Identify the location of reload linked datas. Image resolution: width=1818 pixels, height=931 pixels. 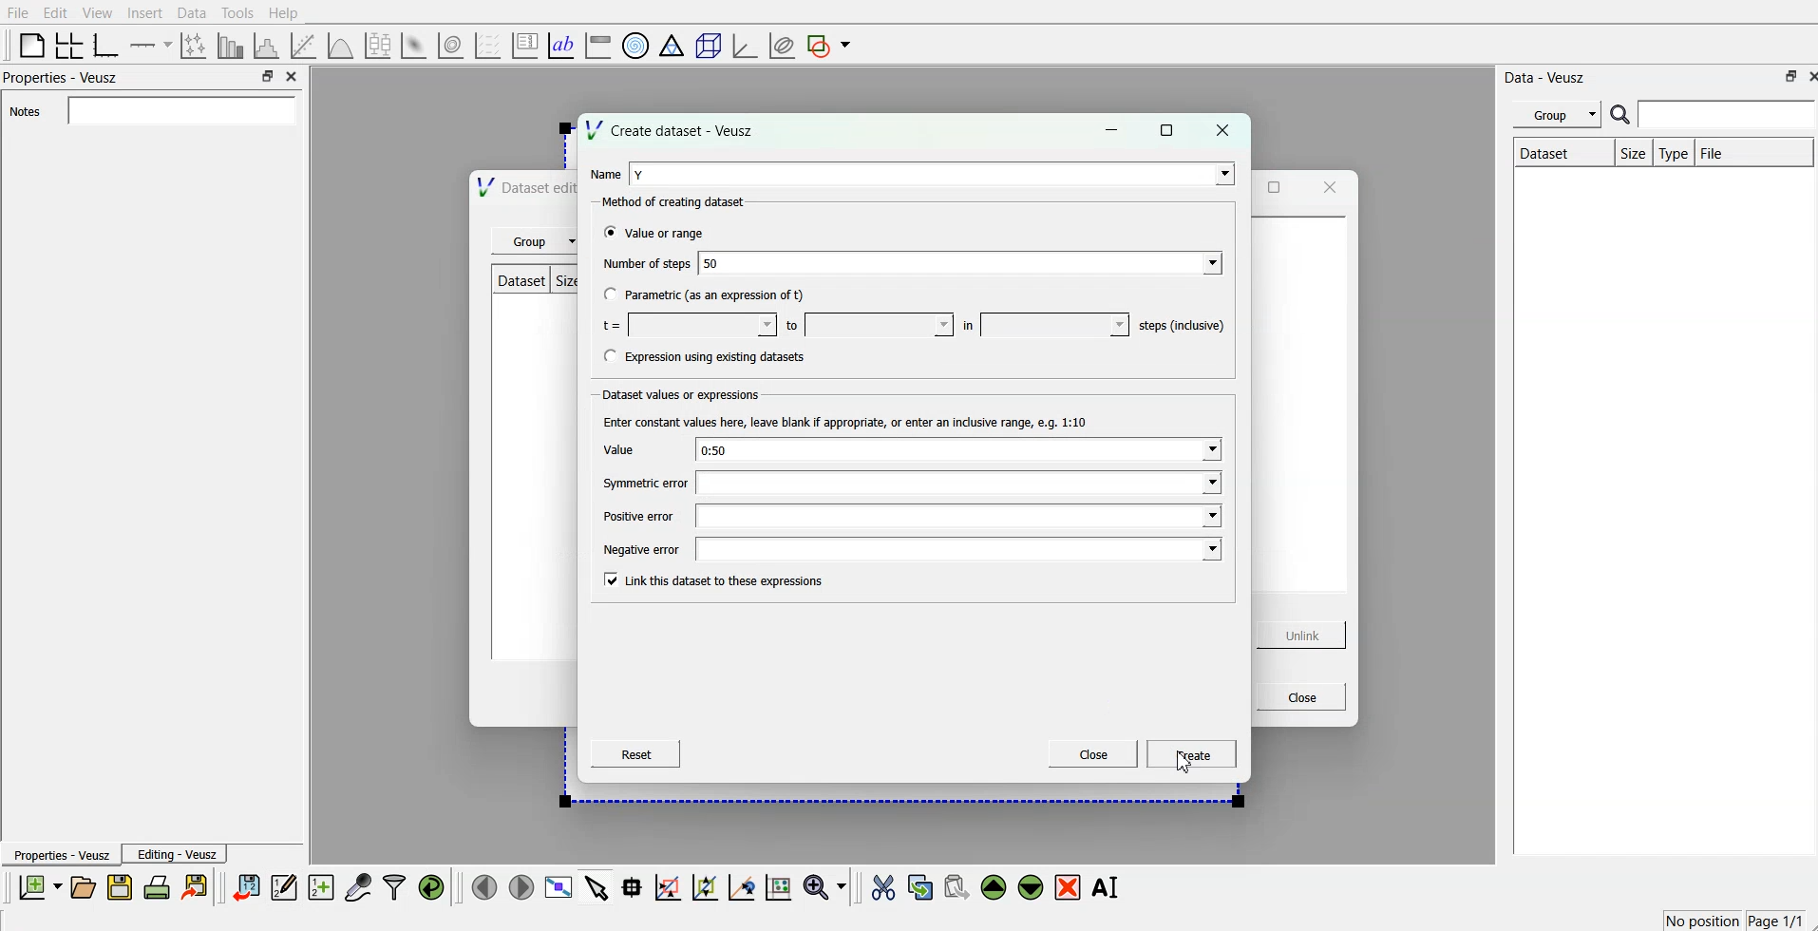
(433, 888).